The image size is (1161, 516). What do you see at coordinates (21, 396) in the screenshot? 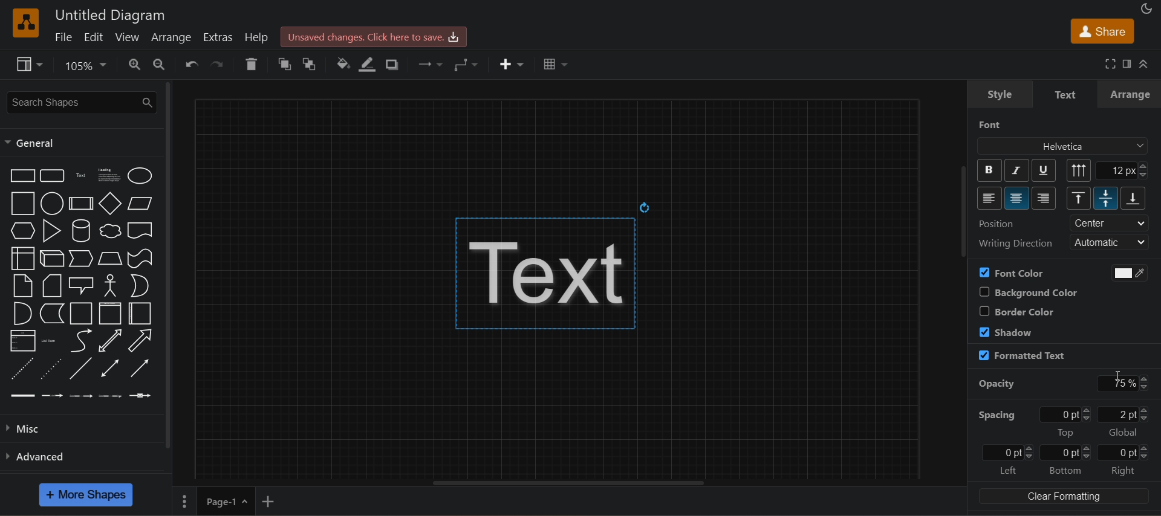
I see `link` at bounding box center [21, 396].